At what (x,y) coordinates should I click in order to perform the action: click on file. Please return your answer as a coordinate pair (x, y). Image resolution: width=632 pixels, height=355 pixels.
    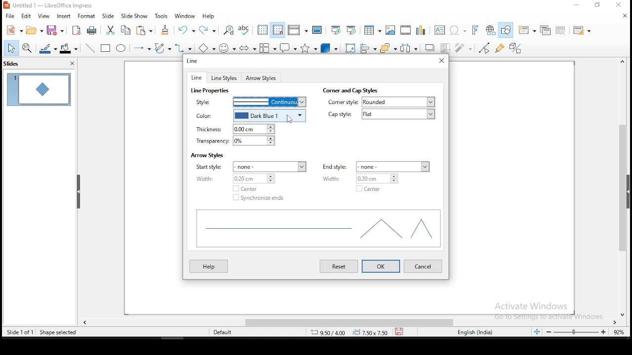
    Looking at the image, I should click on (10, 17).